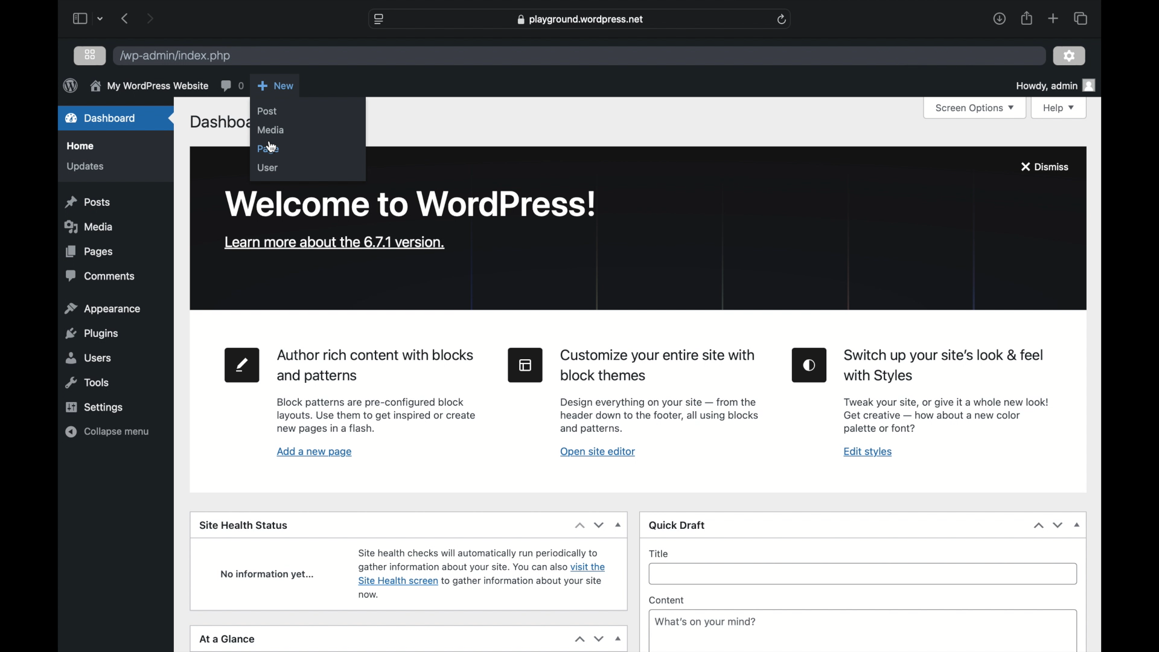  Describe the element at coordinates (1044, 167) in the screenshot. I see `dismiss` at that location.